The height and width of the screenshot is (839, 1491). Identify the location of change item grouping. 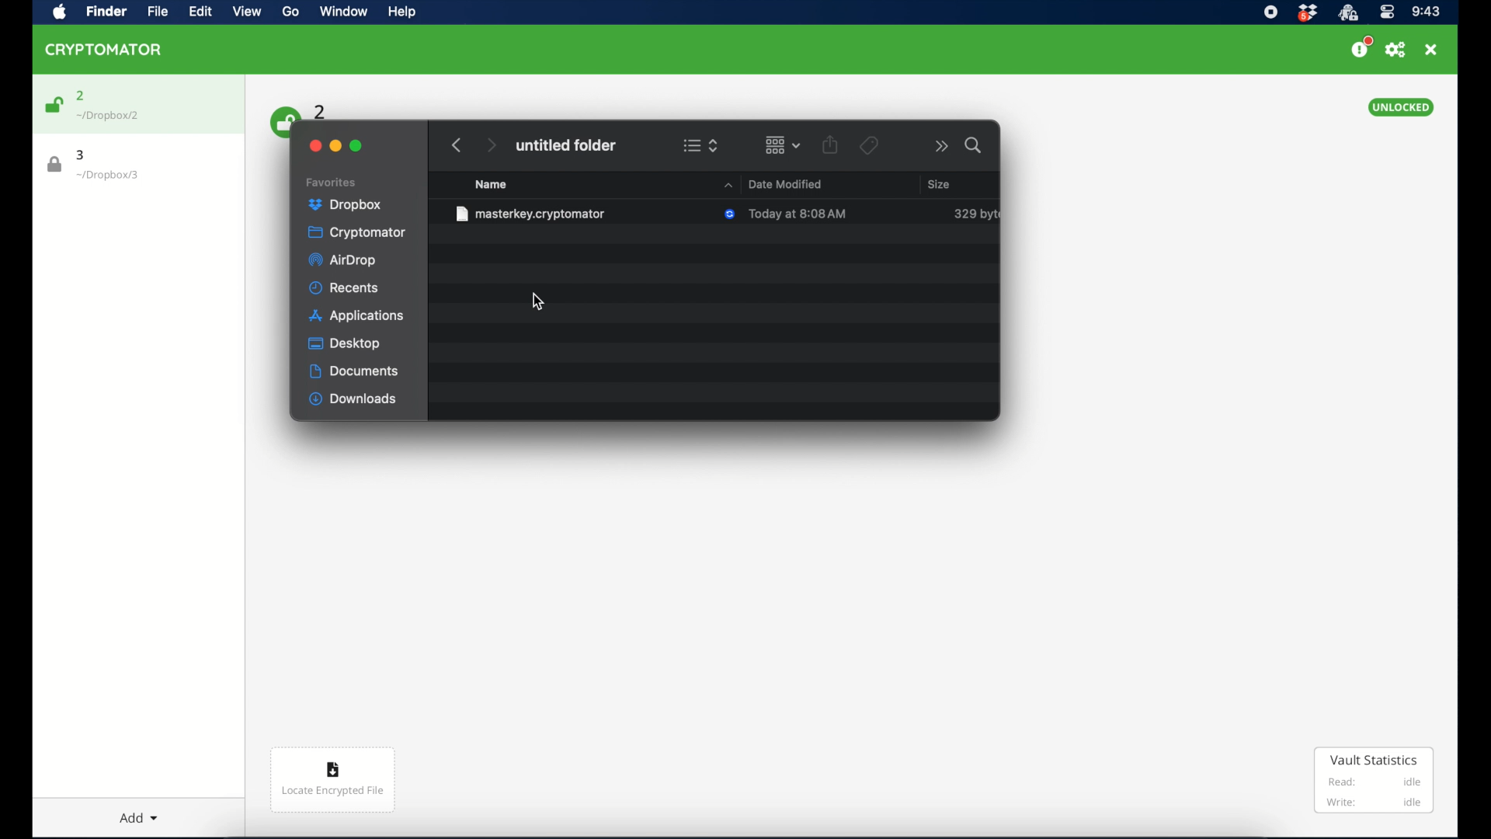
(784, 144).